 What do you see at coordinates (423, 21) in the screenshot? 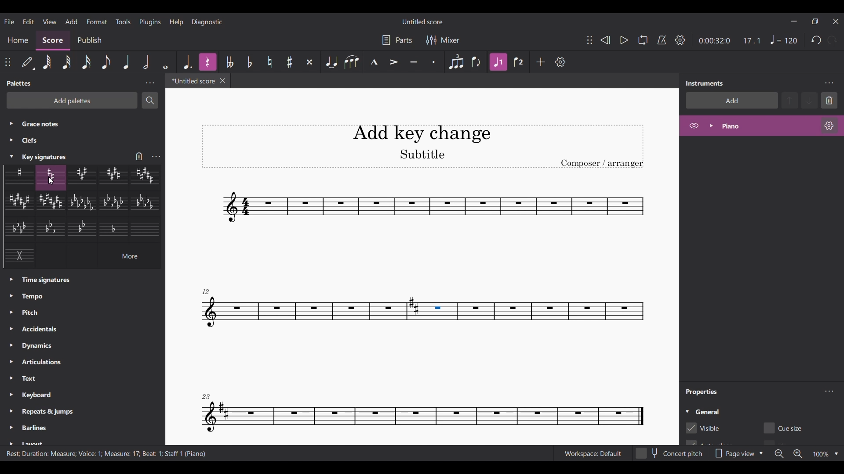
I see `Score name` at bounding box center [423, 21].